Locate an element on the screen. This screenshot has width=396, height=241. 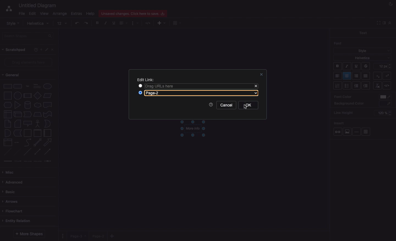
Link is located at coordinates (338, 132).